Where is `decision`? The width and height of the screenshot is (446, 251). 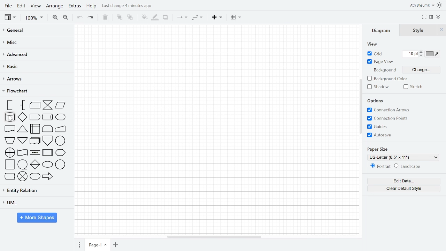
decision is located at coordinates (23, 117).